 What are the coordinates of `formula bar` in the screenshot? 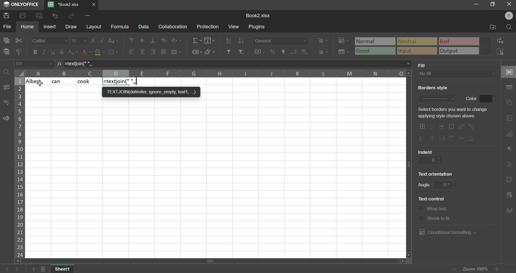 It's located at (238, 64).